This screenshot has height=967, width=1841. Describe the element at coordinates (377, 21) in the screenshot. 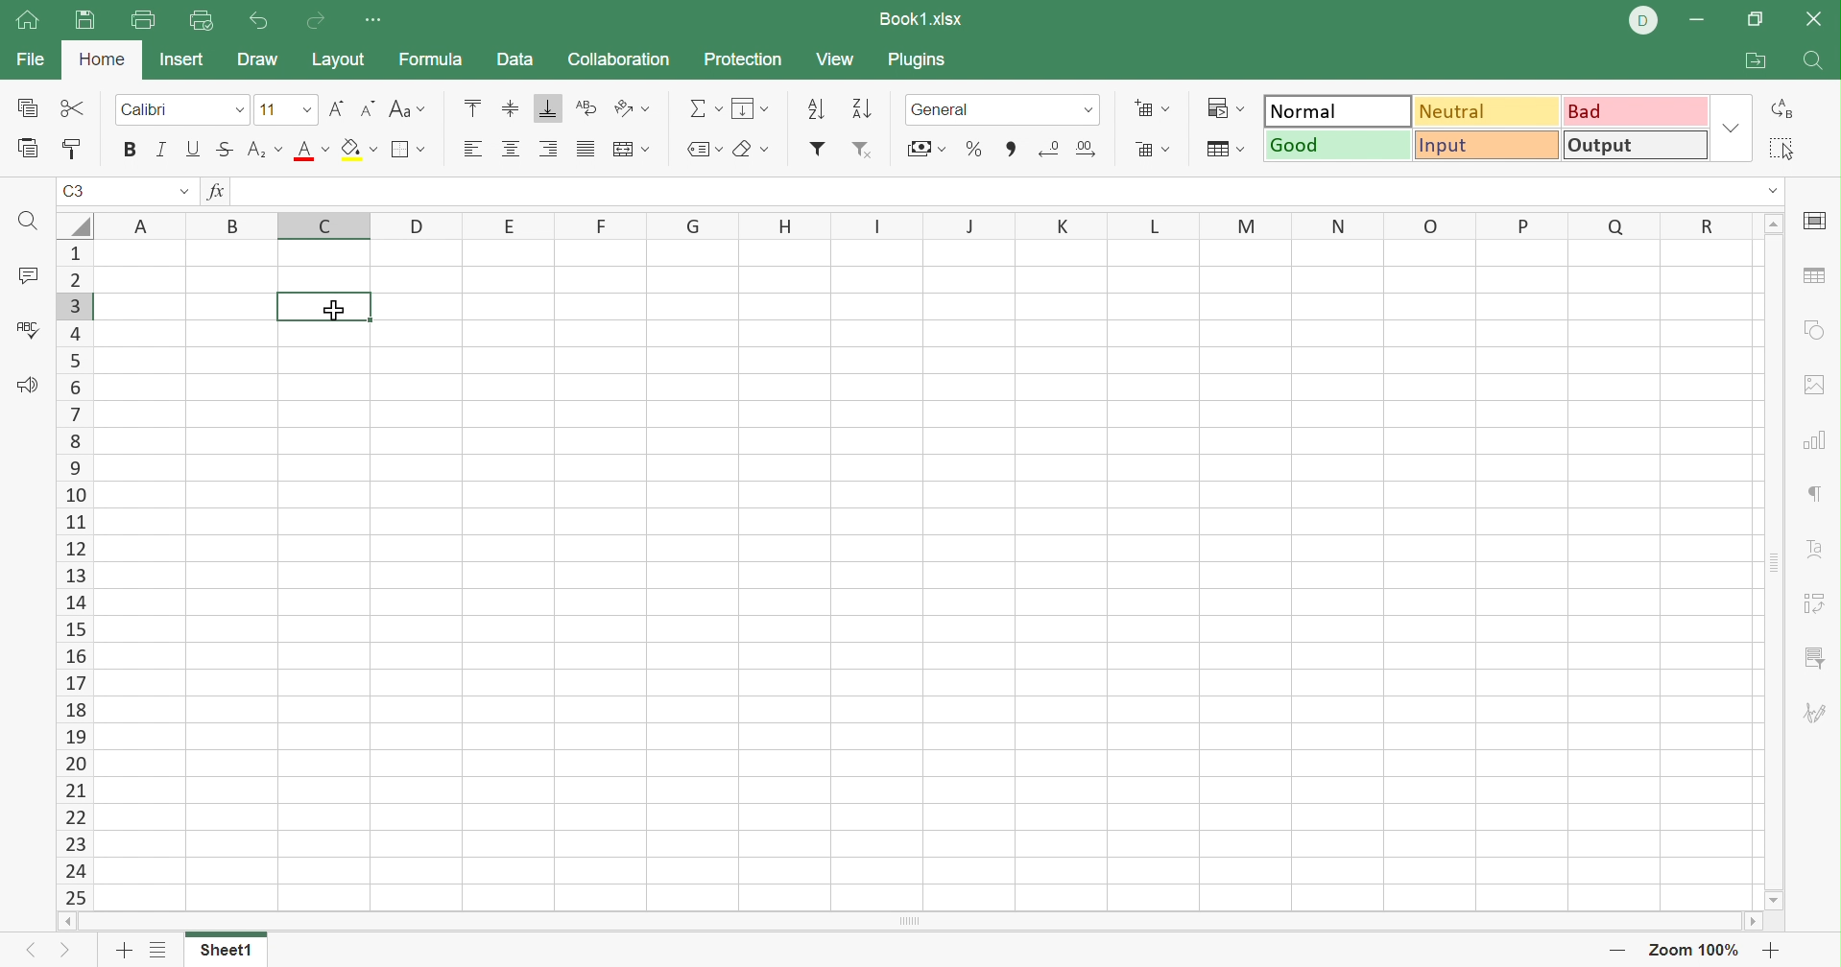

I see `Customize quick access toolbar` at that location.